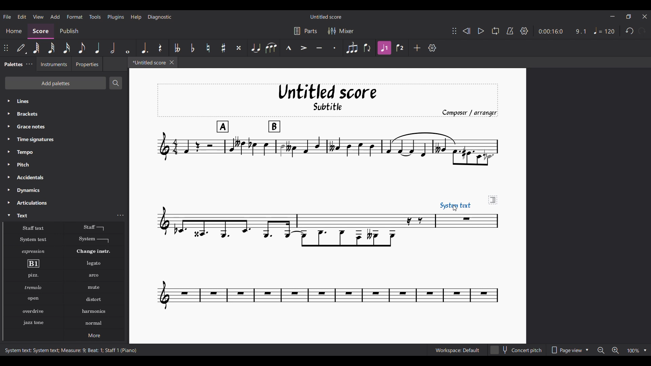  Describe the element at coordinates (64, 126) in the screenshot. I see `Grace notes` at that location.